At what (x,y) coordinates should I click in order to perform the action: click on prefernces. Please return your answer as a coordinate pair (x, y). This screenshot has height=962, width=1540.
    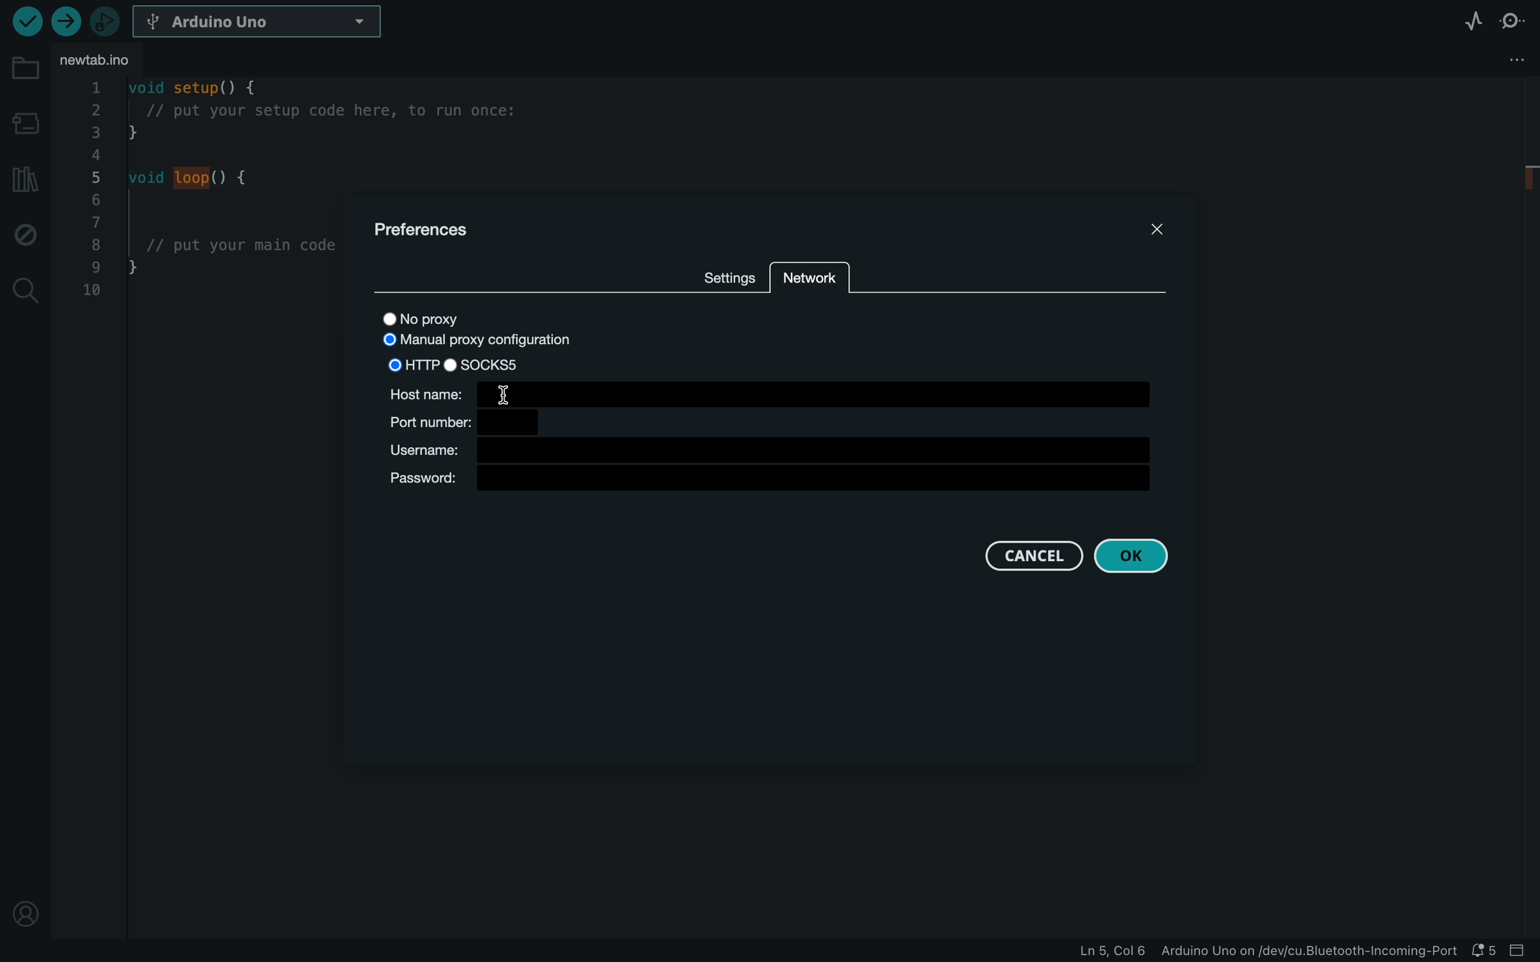
    Looking at the image, I should click on (429, 232).